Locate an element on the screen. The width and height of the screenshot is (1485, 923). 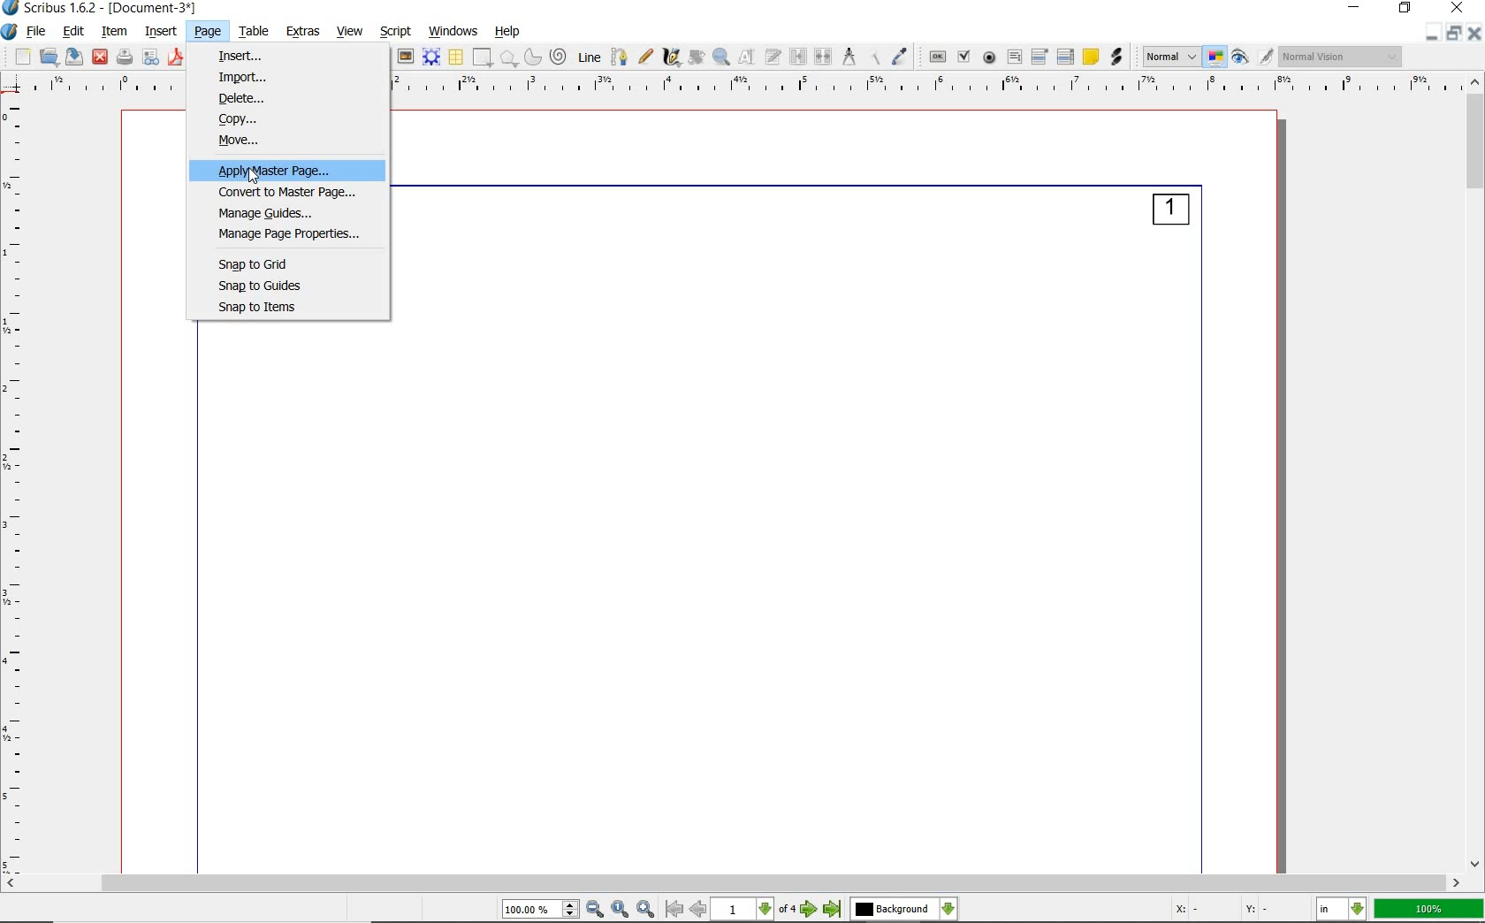
scrollbar is located at coordinates (1475, 474).